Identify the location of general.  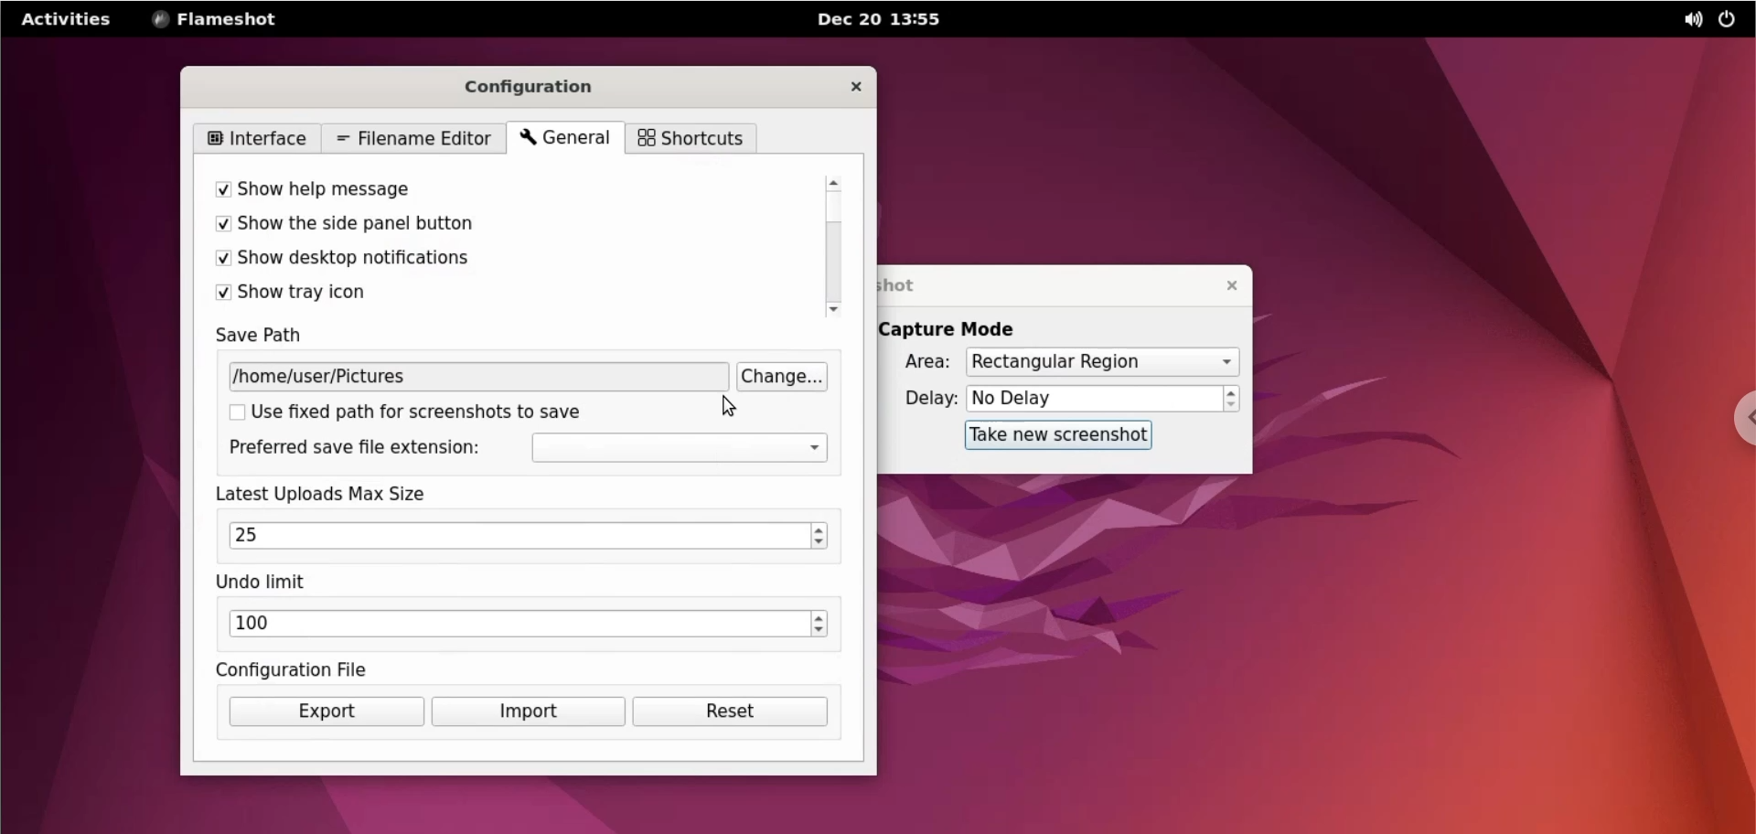
(566, 139).